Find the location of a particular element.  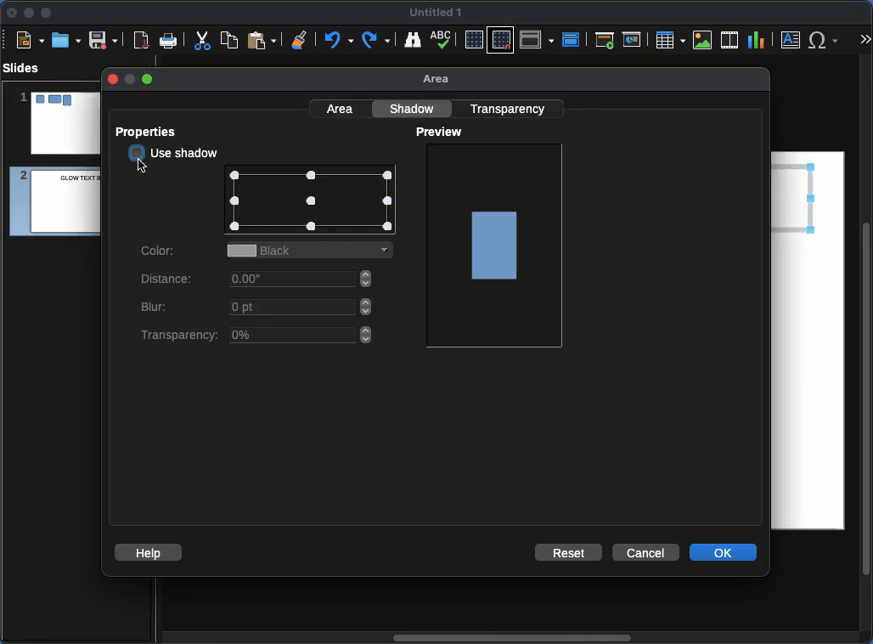

maximize is located at coordinates (149, 80).